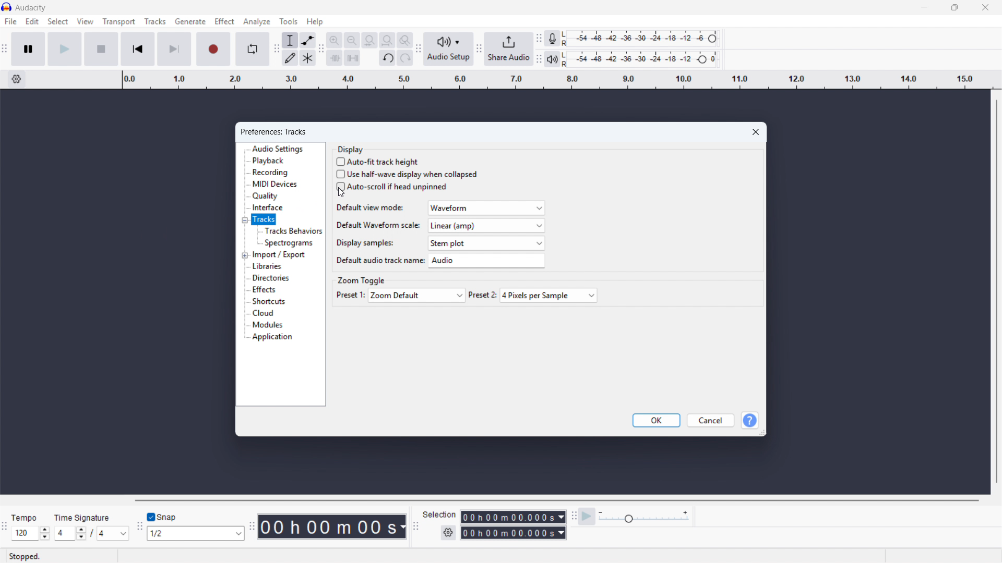 The height and width of the screenshot is (563, 1002). Describe the element at coordinates (212, 48) in the screenshot. I see `record` at that location.